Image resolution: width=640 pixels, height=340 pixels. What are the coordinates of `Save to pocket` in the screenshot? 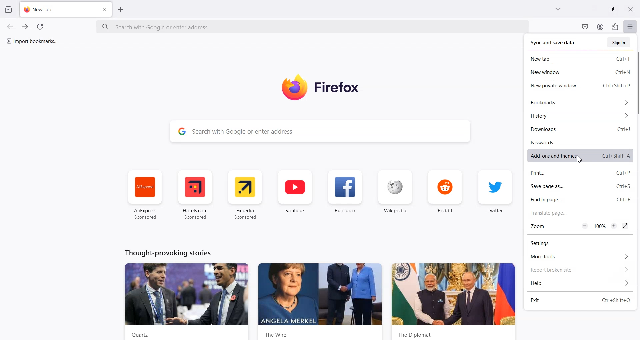 It's located at (585, 27).